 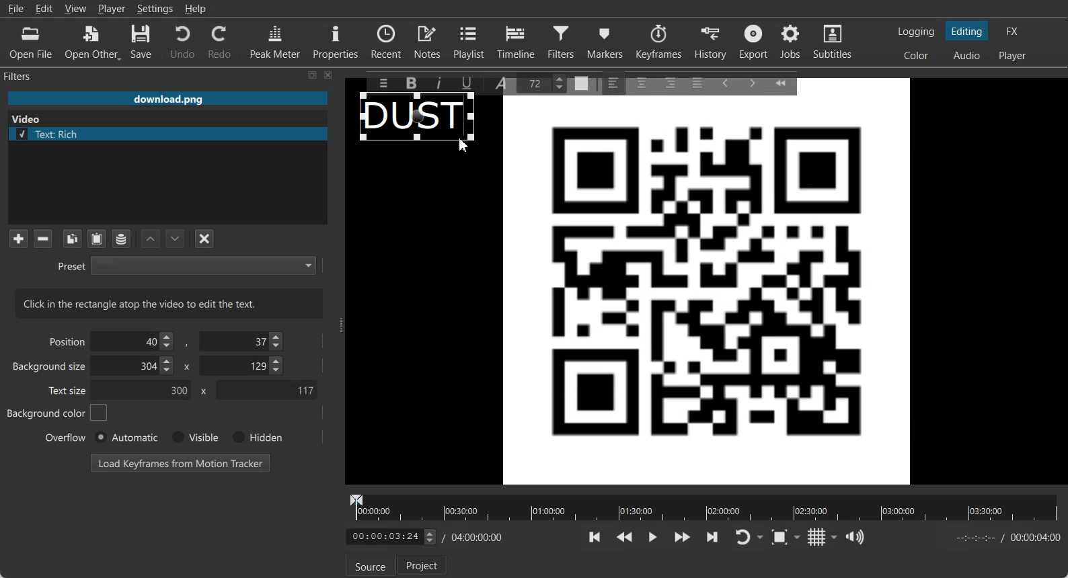 I want to click on Toggle play, so click(x=653, y=537).